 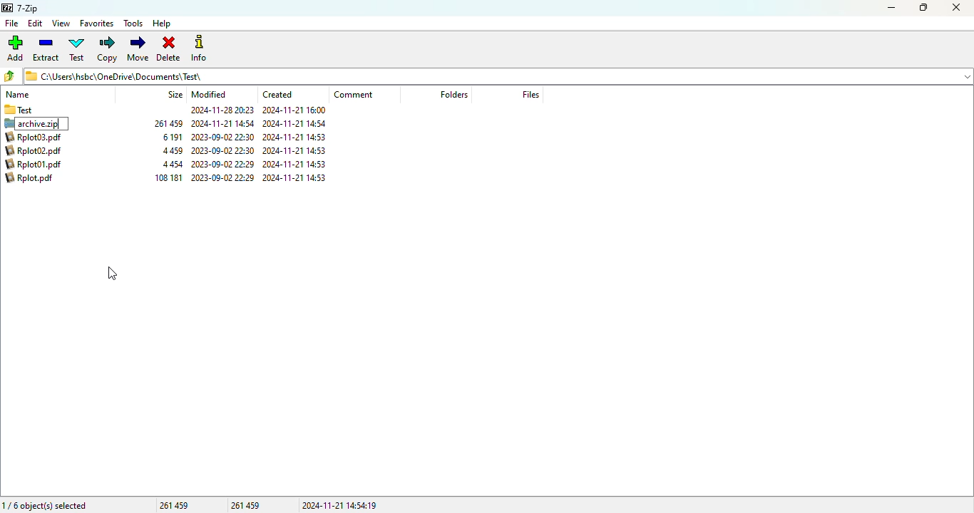 What do you see at coordinates (61, 23) in the screenshot?
I see `view` at bounding box center [61, 23].